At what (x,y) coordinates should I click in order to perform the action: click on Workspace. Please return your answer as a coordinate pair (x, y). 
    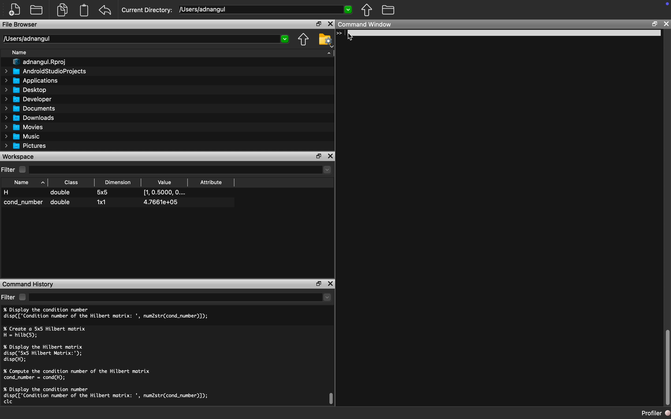
    Looking at the image, I should click on (20, 156).